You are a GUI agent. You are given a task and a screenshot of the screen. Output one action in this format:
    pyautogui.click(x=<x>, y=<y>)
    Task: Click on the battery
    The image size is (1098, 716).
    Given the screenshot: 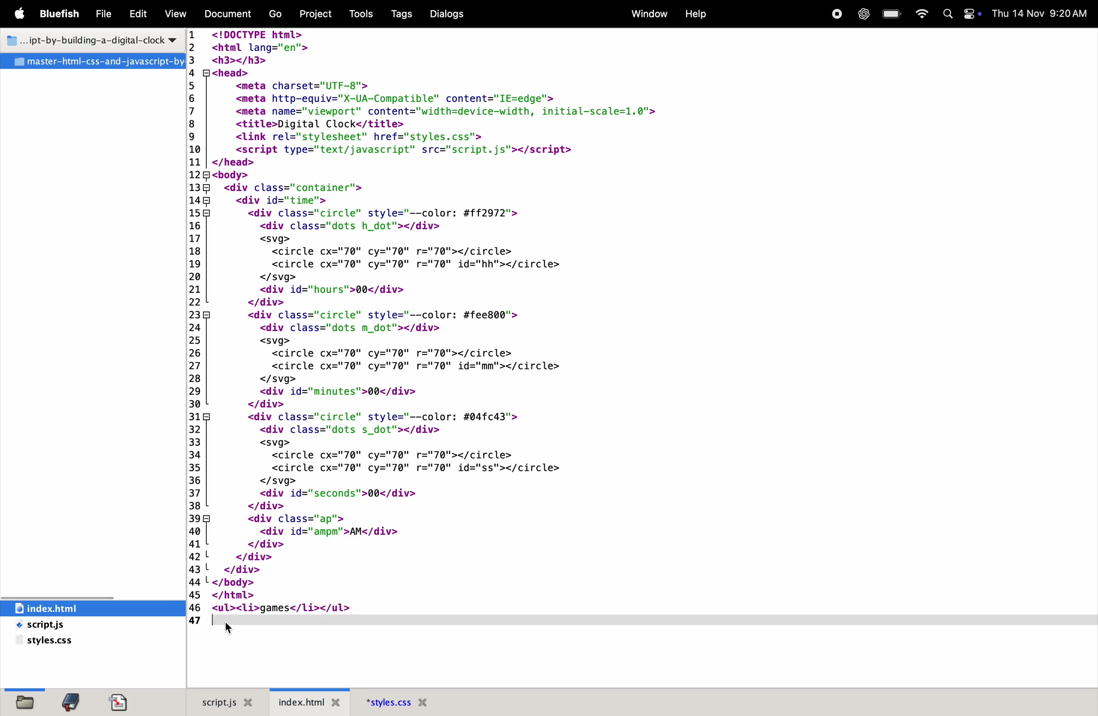 What is the action you would take?
    pyautogui.click(x=890, y=14)
    